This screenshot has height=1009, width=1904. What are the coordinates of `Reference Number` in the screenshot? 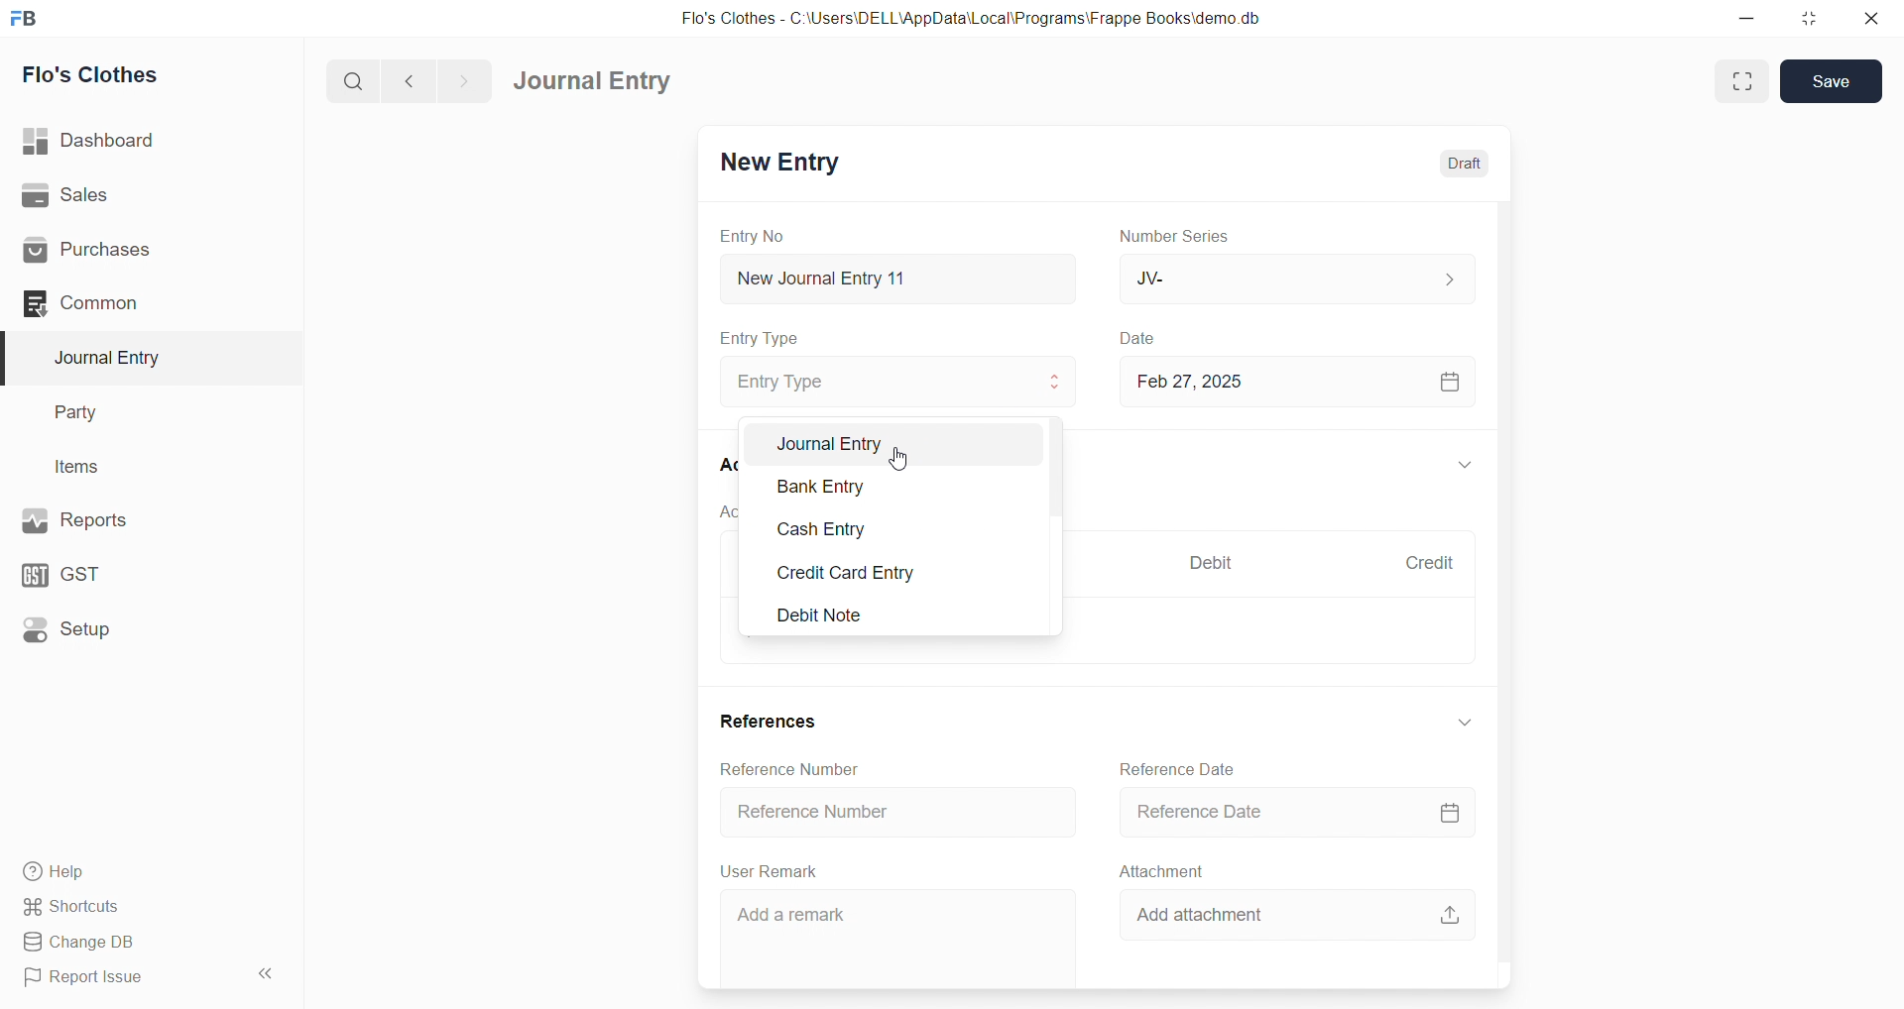 It's located at (791, 769).